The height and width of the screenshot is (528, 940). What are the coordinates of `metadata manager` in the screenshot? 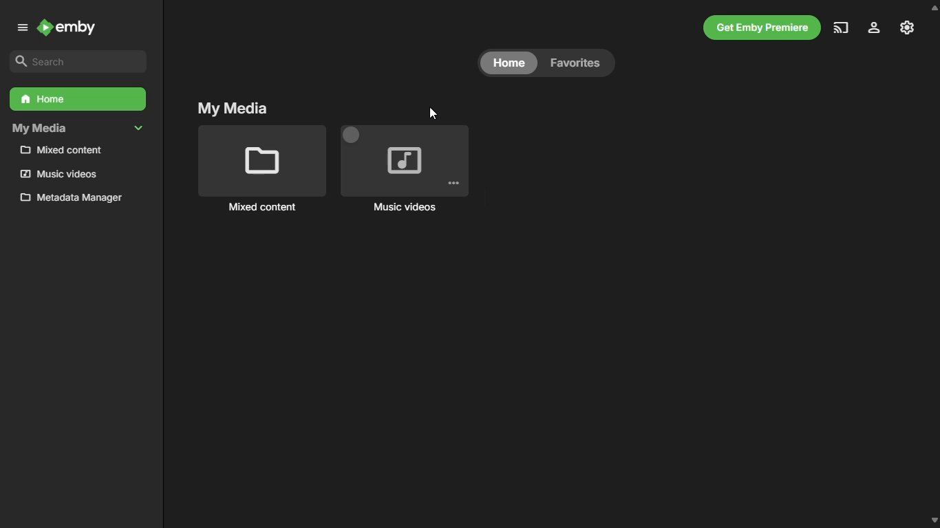 It's located at (70, 197).